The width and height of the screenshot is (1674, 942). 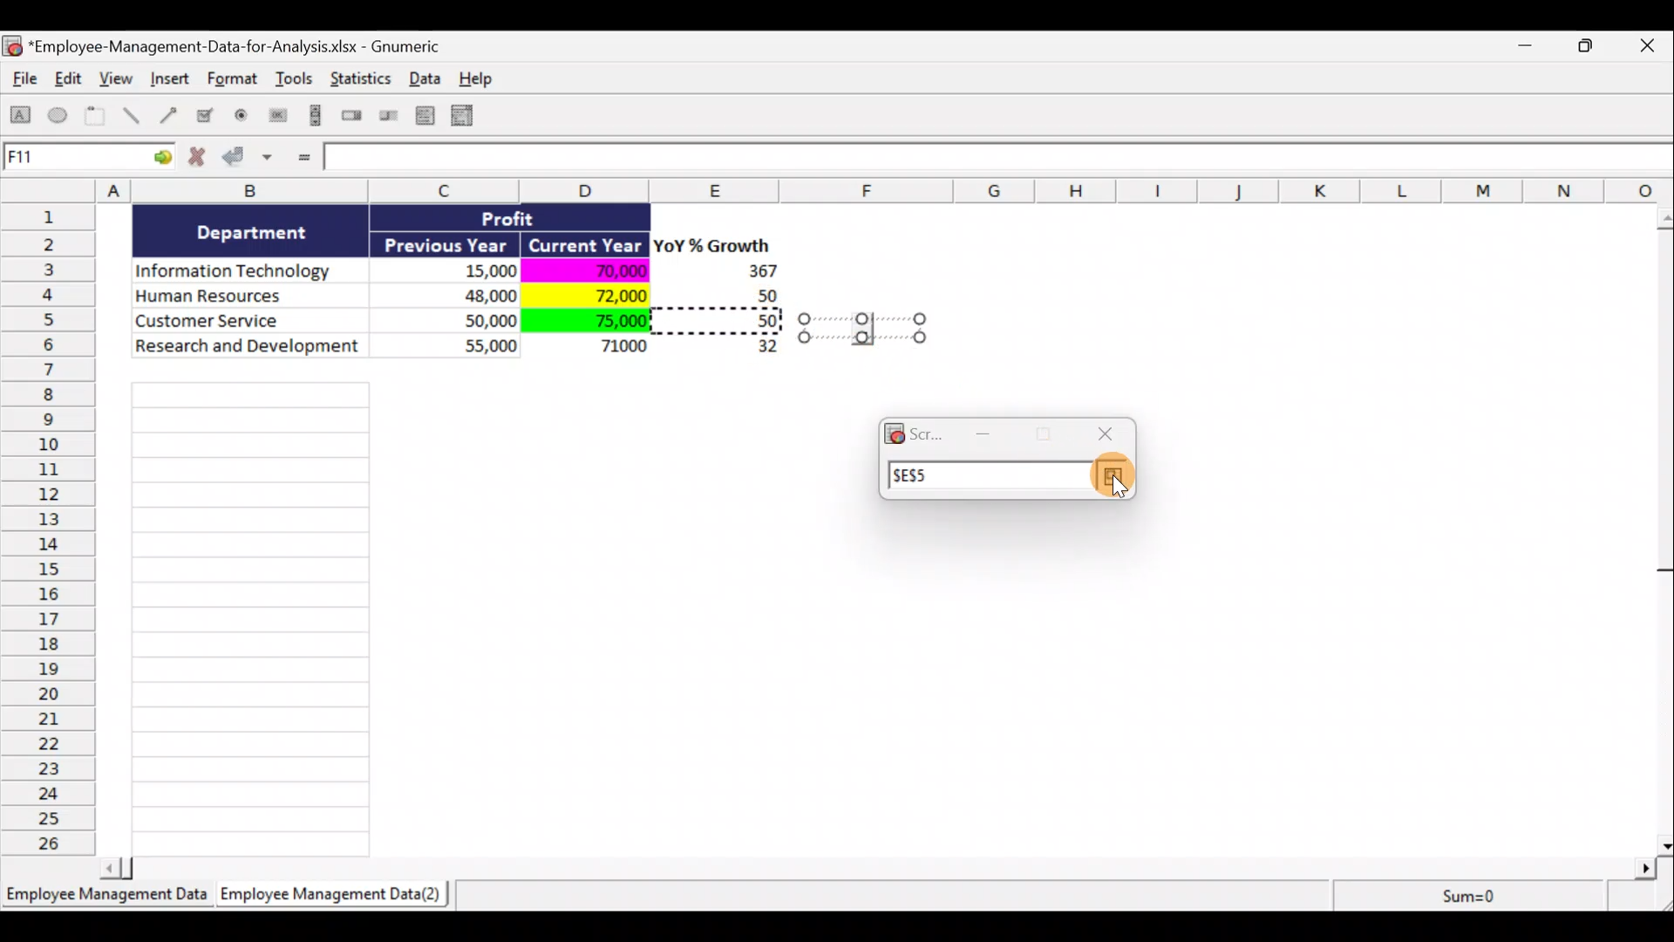 I want to click on Rows, so click(x=53, y=528).